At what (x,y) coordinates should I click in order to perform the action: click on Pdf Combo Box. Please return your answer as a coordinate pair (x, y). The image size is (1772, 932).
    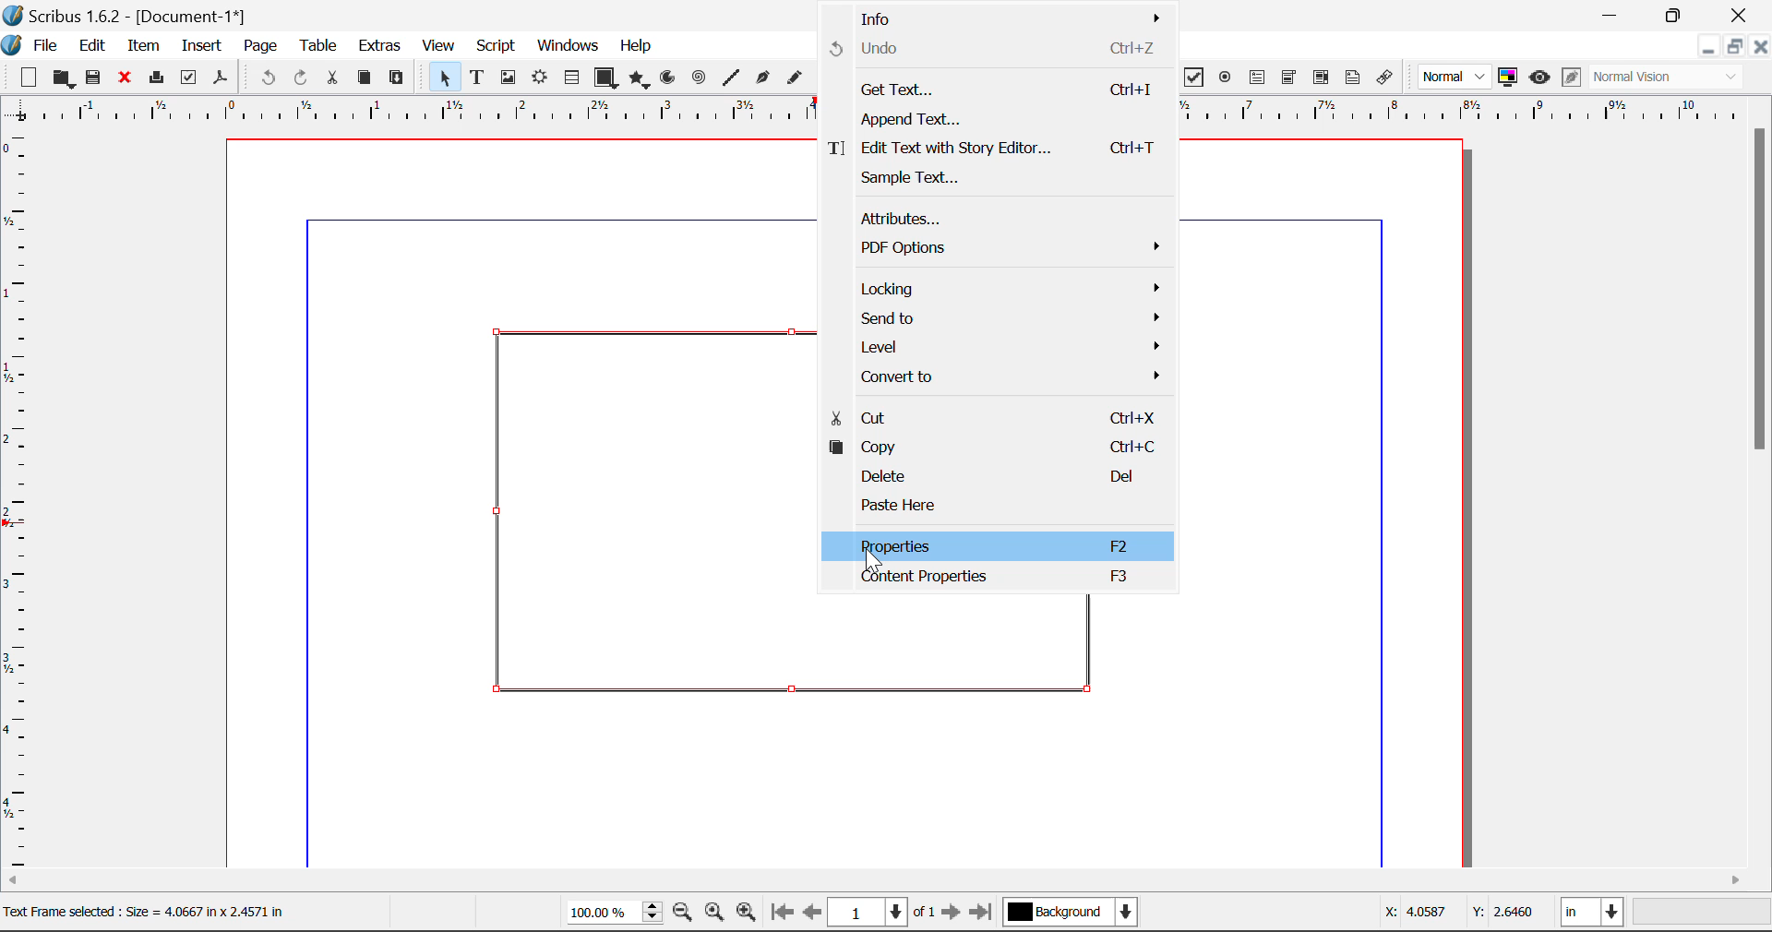
    Looking at the image, I should click on (1289, 76).